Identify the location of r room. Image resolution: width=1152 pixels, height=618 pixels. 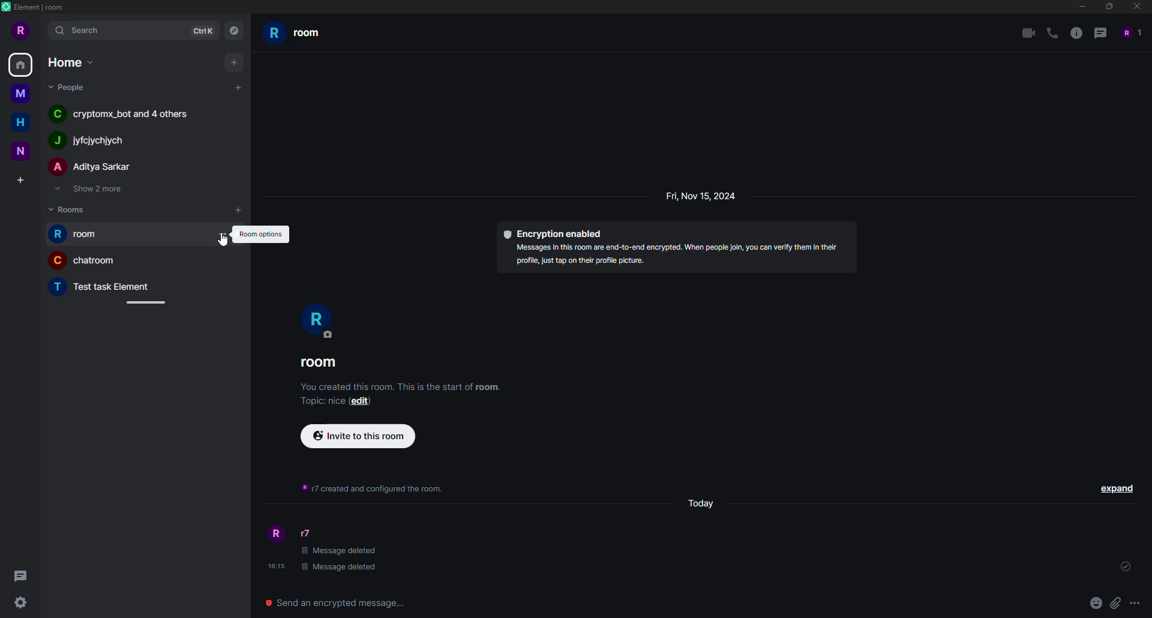
(80, 233).